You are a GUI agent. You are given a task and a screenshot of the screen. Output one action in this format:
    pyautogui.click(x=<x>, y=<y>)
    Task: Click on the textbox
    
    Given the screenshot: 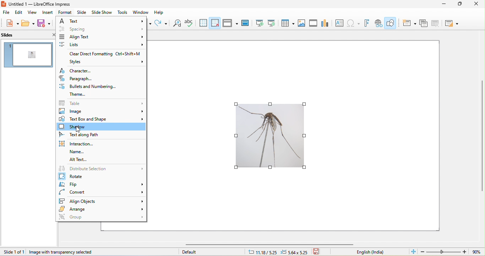 What is the action you would take?
    pyautogui.click(x=339, y=23)
    